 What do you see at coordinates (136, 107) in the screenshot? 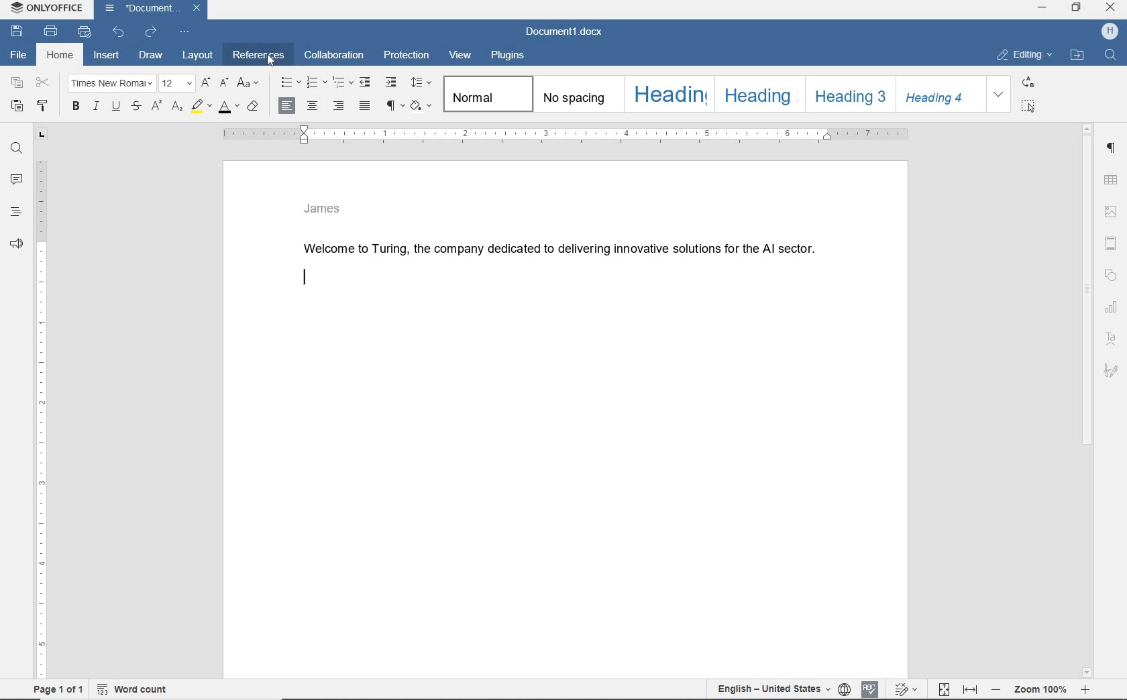
I see `strikethrough` at bounding box center [136, 107].